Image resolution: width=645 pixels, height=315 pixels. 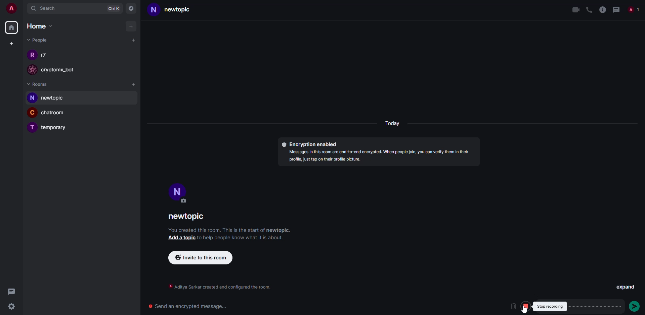 I want to click on room, so click(x=55, y=128).